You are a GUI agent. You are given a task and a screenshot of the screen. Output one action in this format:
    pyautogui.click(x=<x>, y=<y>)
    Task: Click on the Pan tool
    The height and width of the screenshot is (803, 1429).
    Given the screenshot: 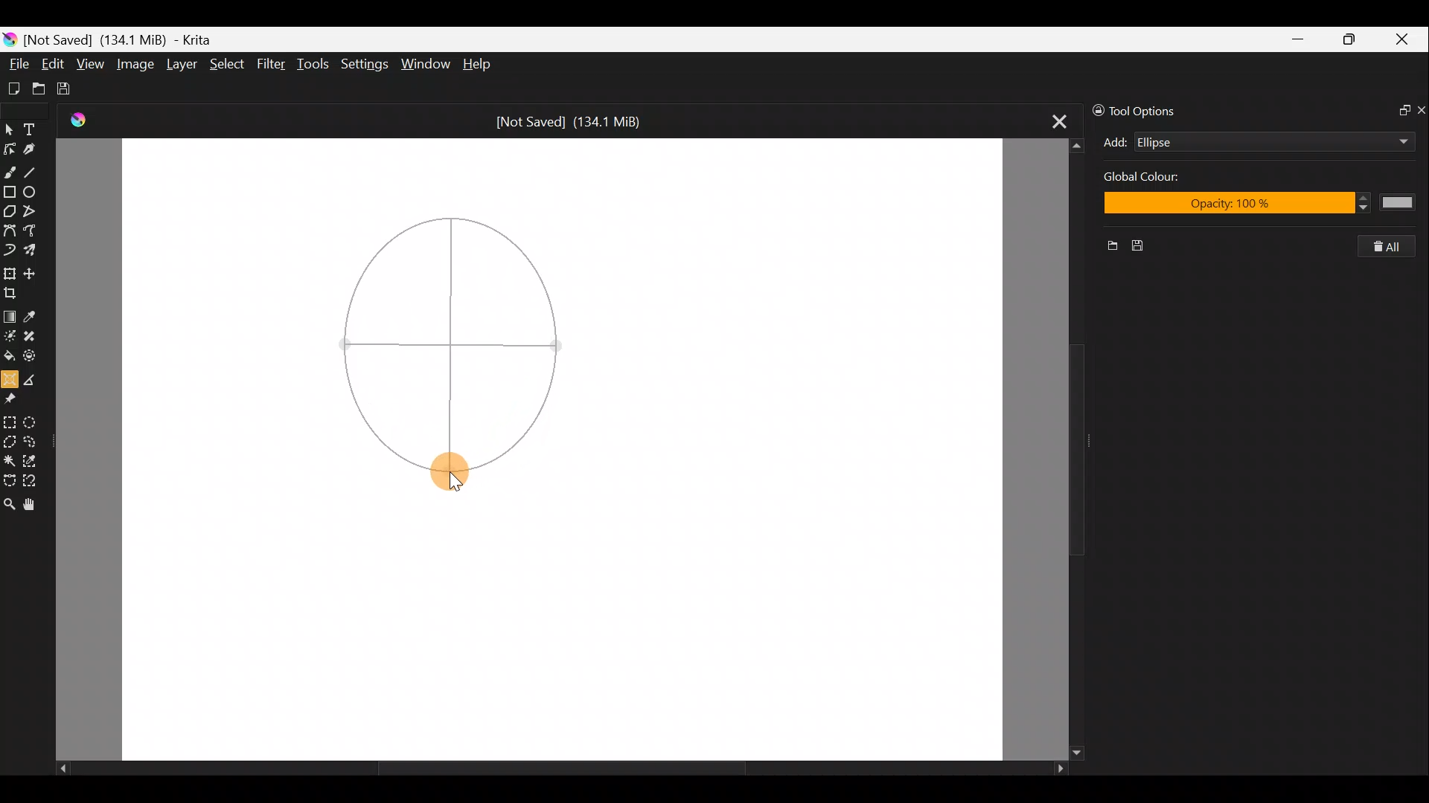 What is the action you would take?
    pyautogui.click(x=30, y=504)
    